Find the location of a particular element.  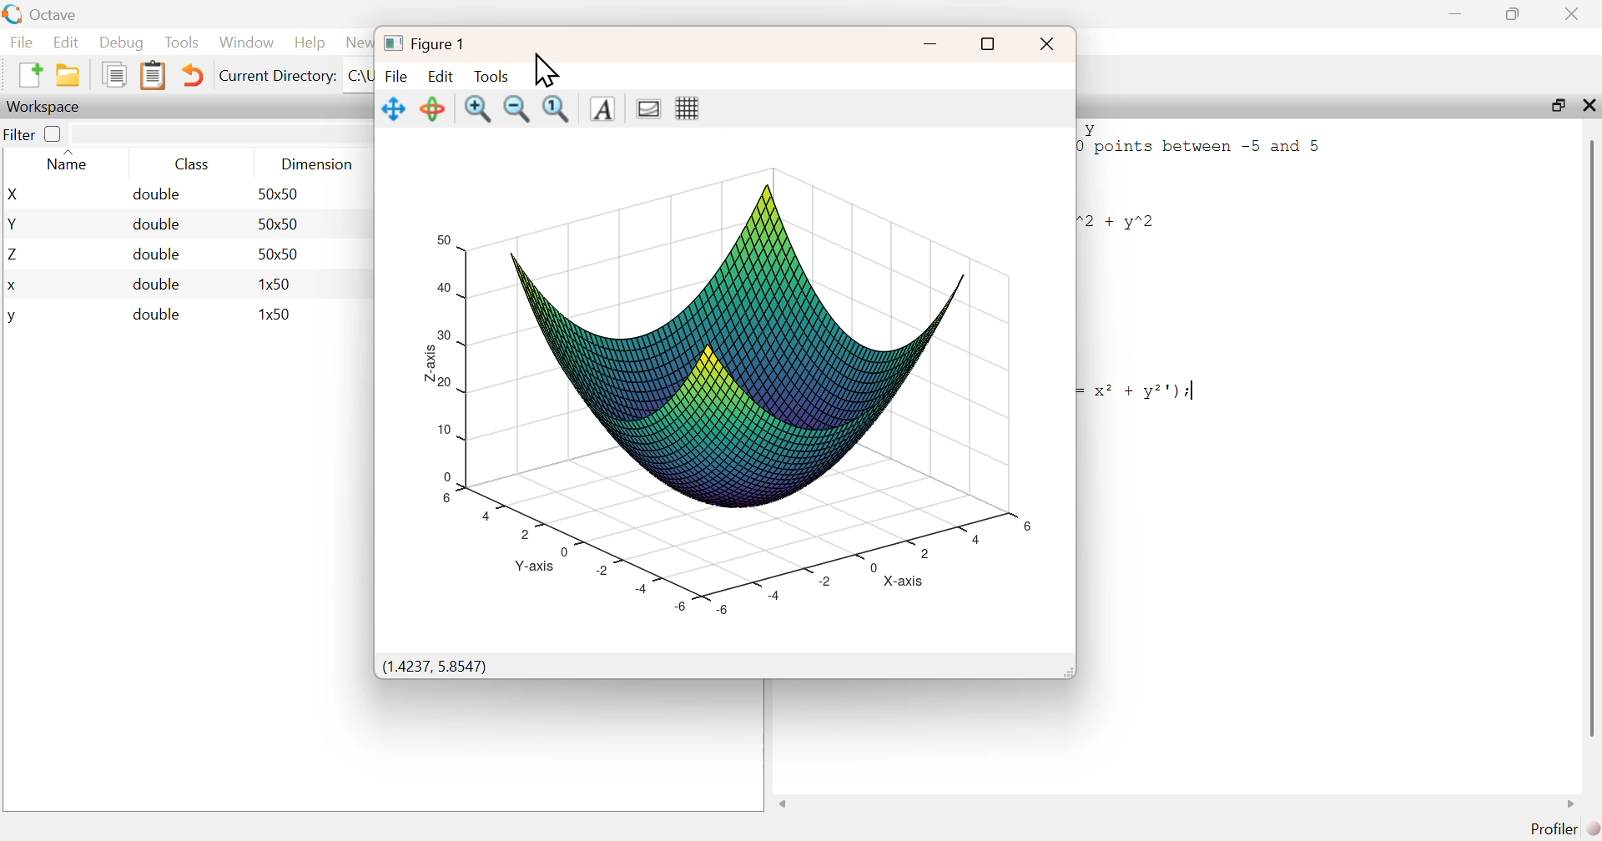

Zoom in is located at coordinates (476, 110).